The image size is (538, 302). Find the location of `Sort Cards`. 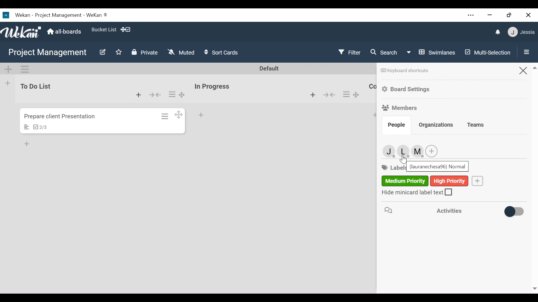

Sort Cards is located at coordinates (221, 52).